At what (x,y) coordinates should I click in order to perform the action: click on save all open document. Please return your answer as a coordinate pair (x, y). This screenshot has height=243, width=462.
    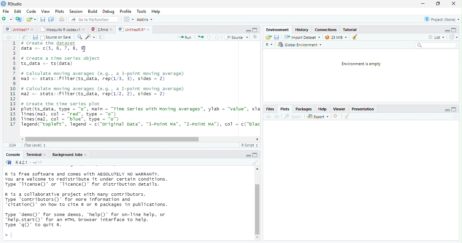
    Looking at the image, I should click on (43, 19).